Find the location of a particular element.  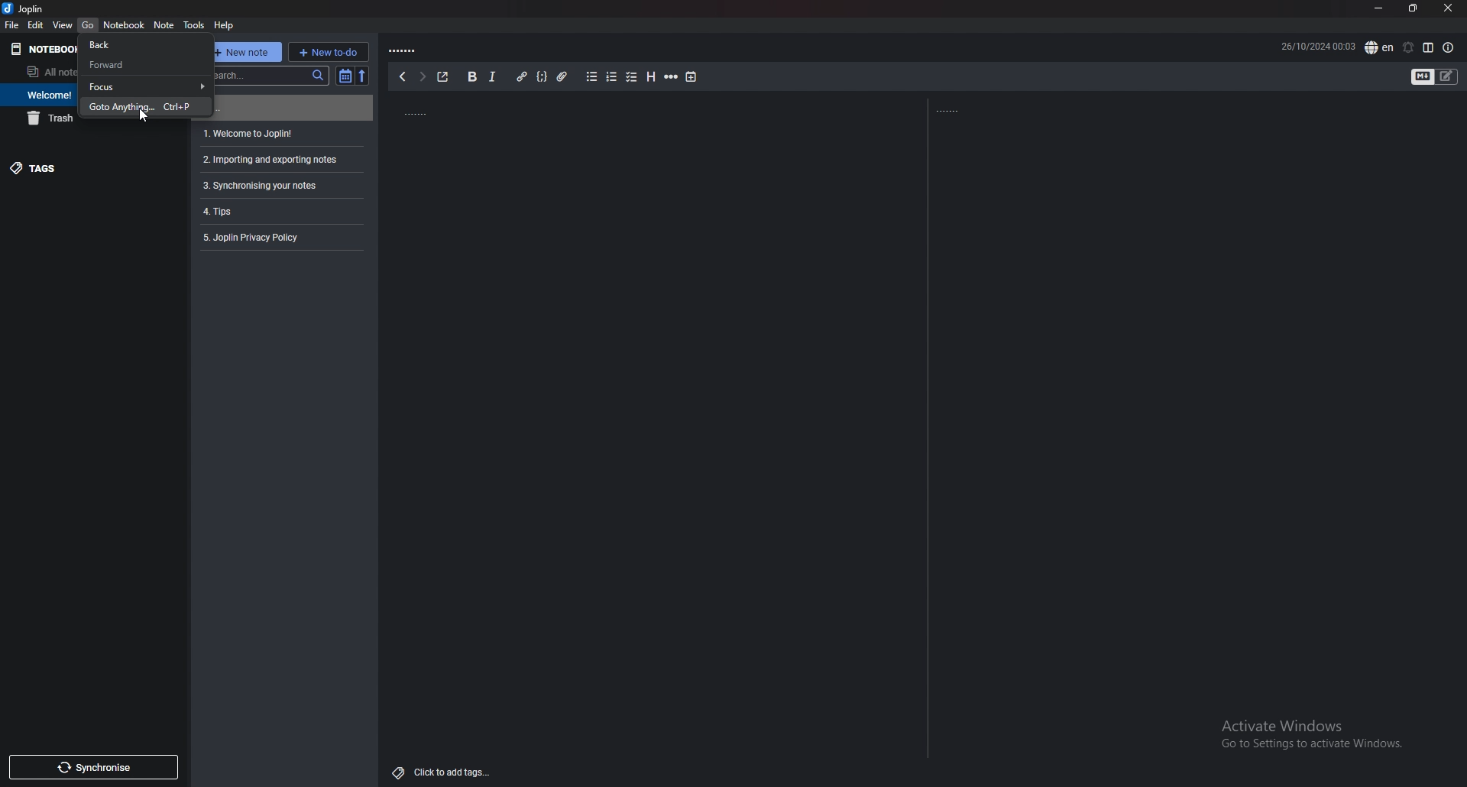

note is located at coordinates (164, 24).